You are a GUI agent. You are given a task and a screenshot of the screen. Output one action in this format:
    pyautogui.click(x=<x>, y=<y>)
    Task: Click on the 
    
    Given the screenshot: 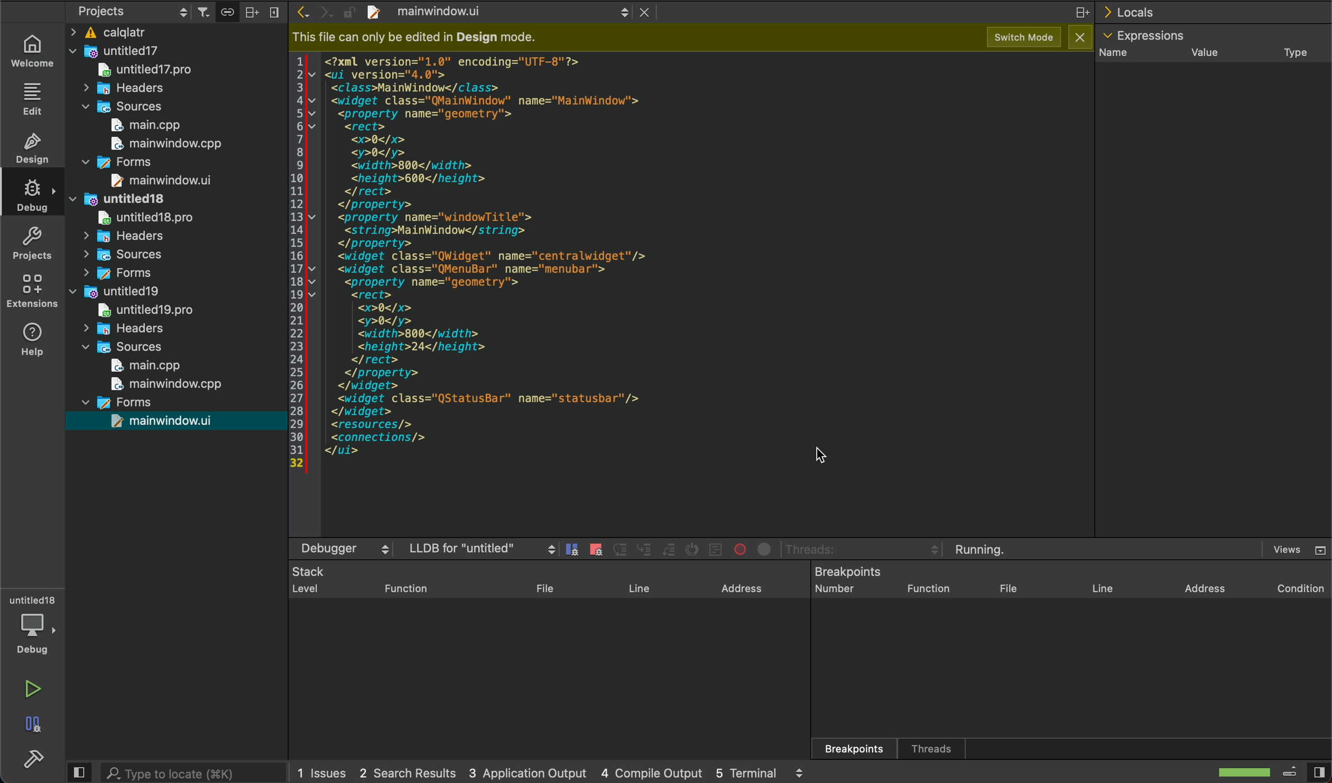 What is the action you would take?
    pyautogui.click(x=824, y=550)
    